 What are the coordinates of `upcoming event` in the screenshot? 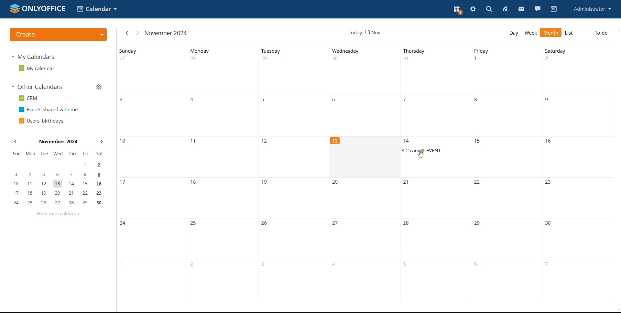 It's located at (422, 150).